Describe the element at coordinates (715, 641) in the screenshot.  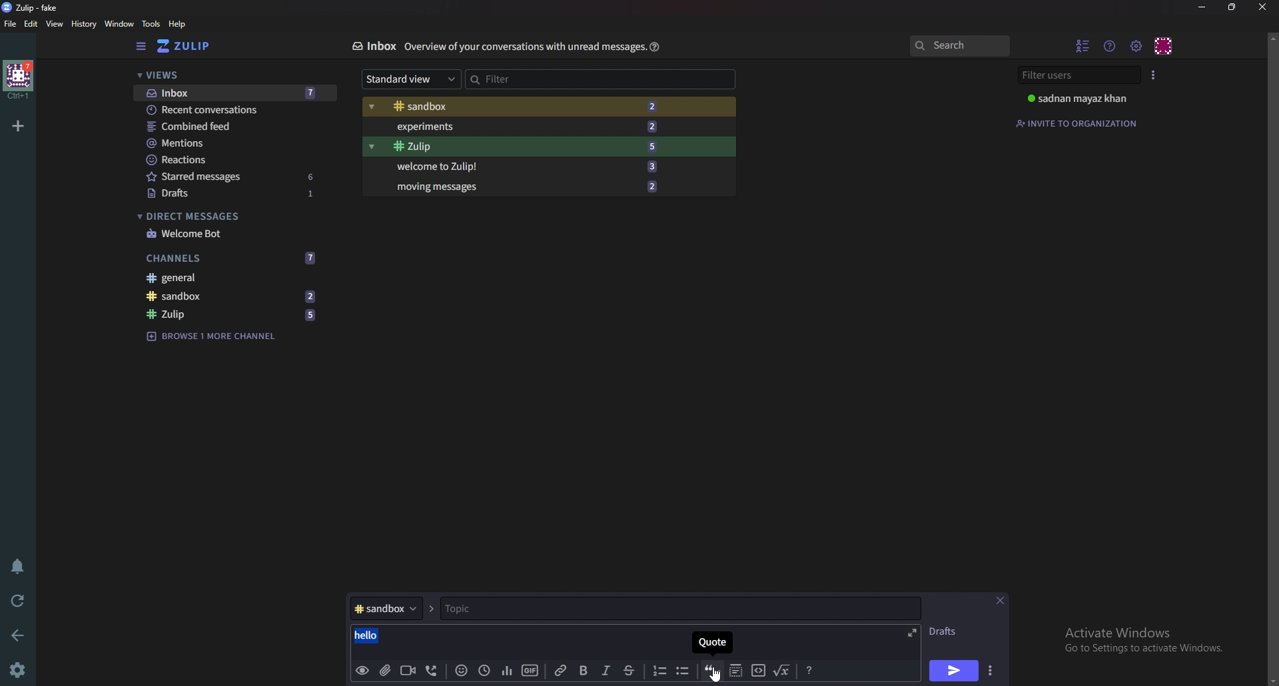
I see `quote` at that location.